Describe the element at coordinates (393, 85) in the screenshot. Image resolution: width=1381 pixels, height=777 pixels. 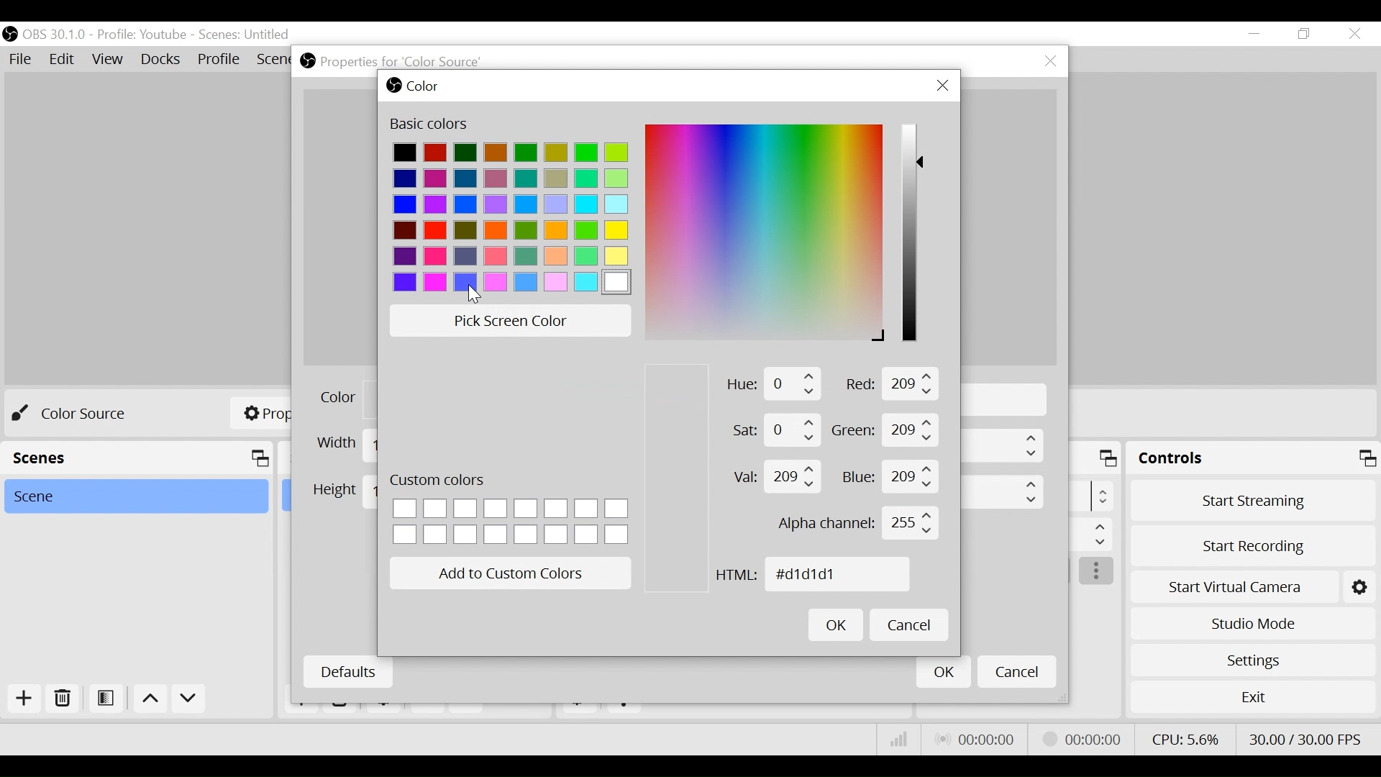
I see `OBS Studio Desktop icon` at that location.